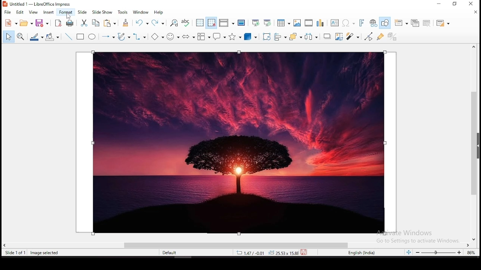  I want to click on lines and arrows, so click(107, 36).